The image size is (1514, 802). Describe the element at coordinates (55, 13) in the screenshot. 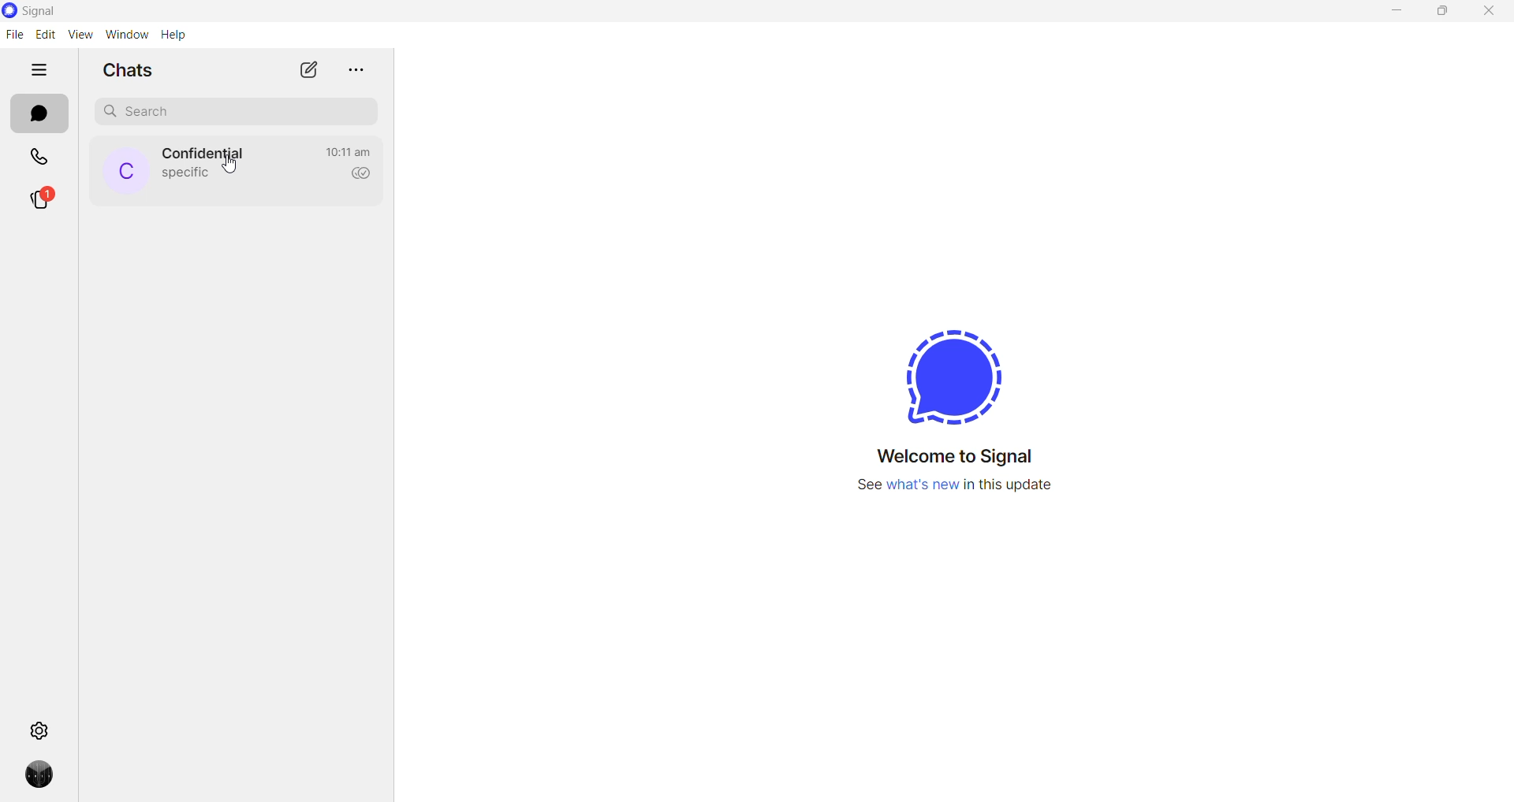

I see `signal logo` at that location.